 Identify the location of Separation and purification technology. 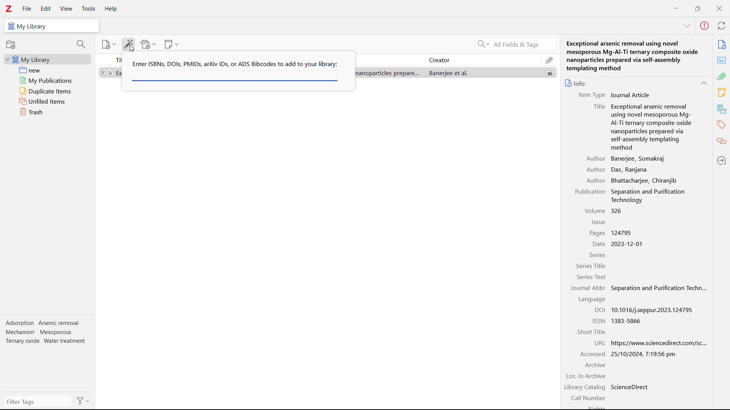
(659, 288).